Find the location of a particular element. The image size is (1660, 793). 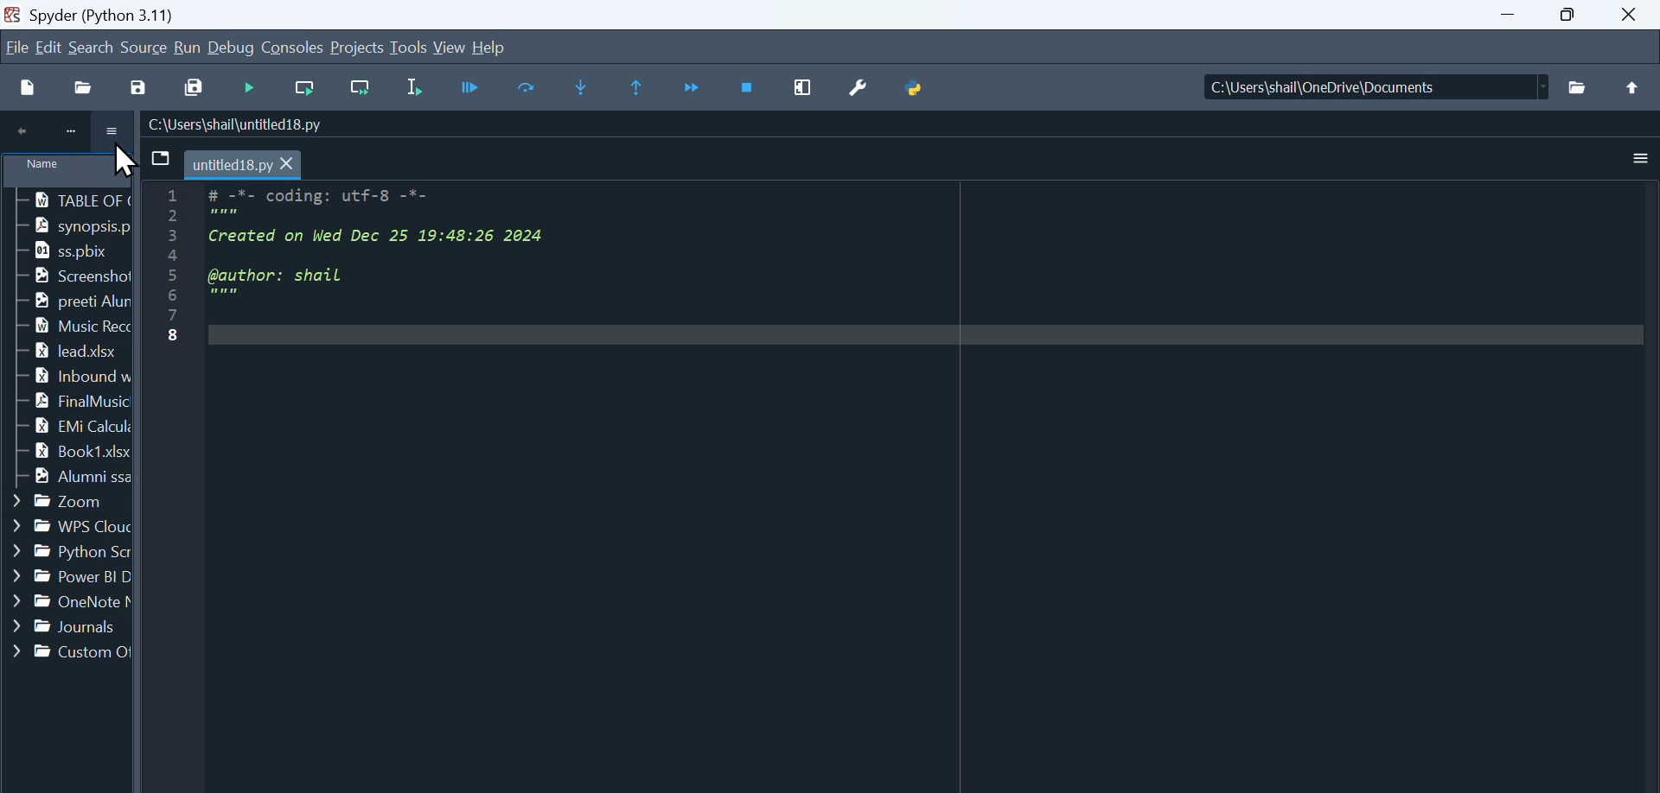

minimise is located at coordinates (1513, 16).